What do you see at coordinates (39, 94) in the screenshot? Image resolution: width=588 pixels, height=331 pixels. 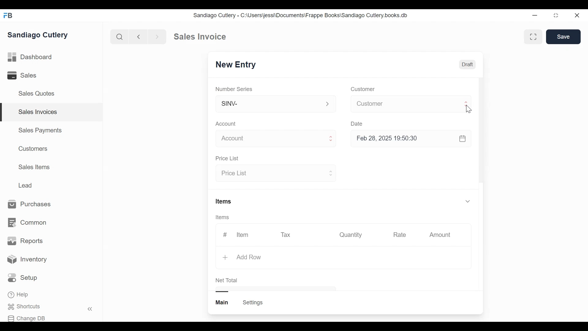 I see `Sales Quotes` at bounding box center [39, 94].